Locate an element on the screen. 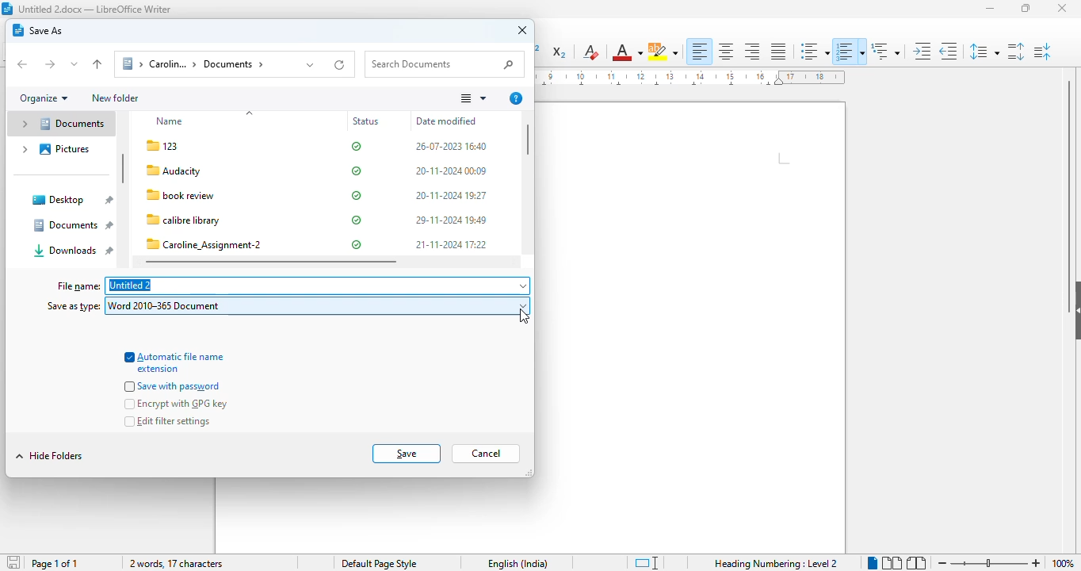 The image size is (1081, 571). decrease indent is located at coordinates (949, 51).